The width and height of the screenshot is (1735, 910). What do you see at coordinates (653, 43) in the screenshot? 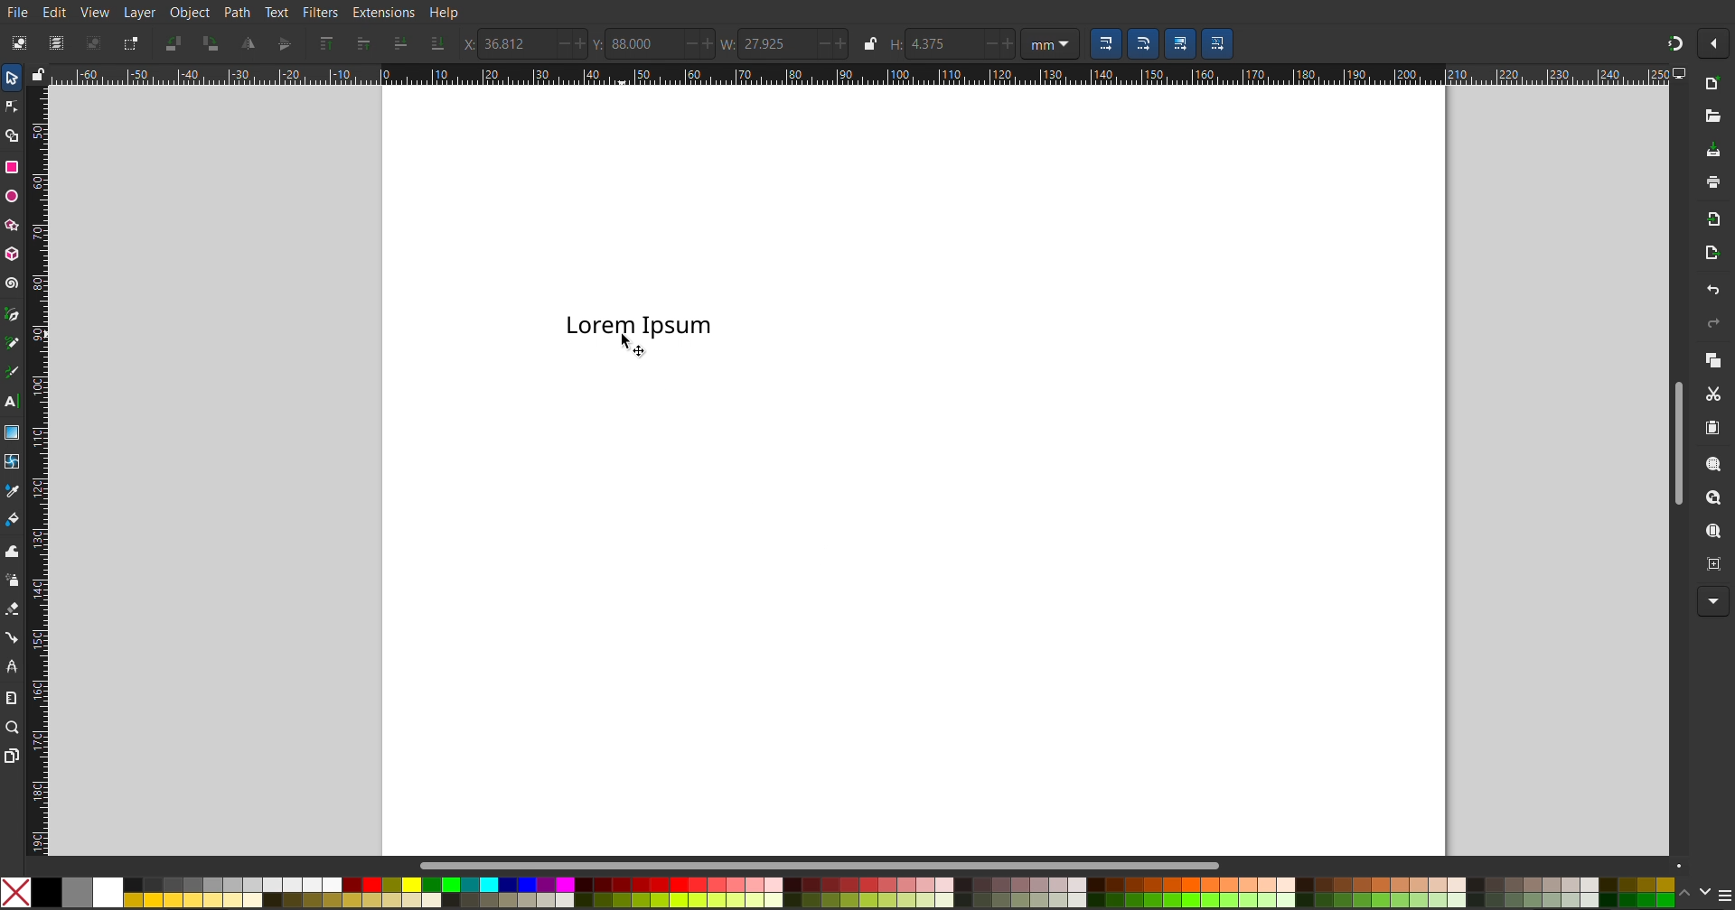
I see `Y Coordinate` at bounding box center [653, 43].